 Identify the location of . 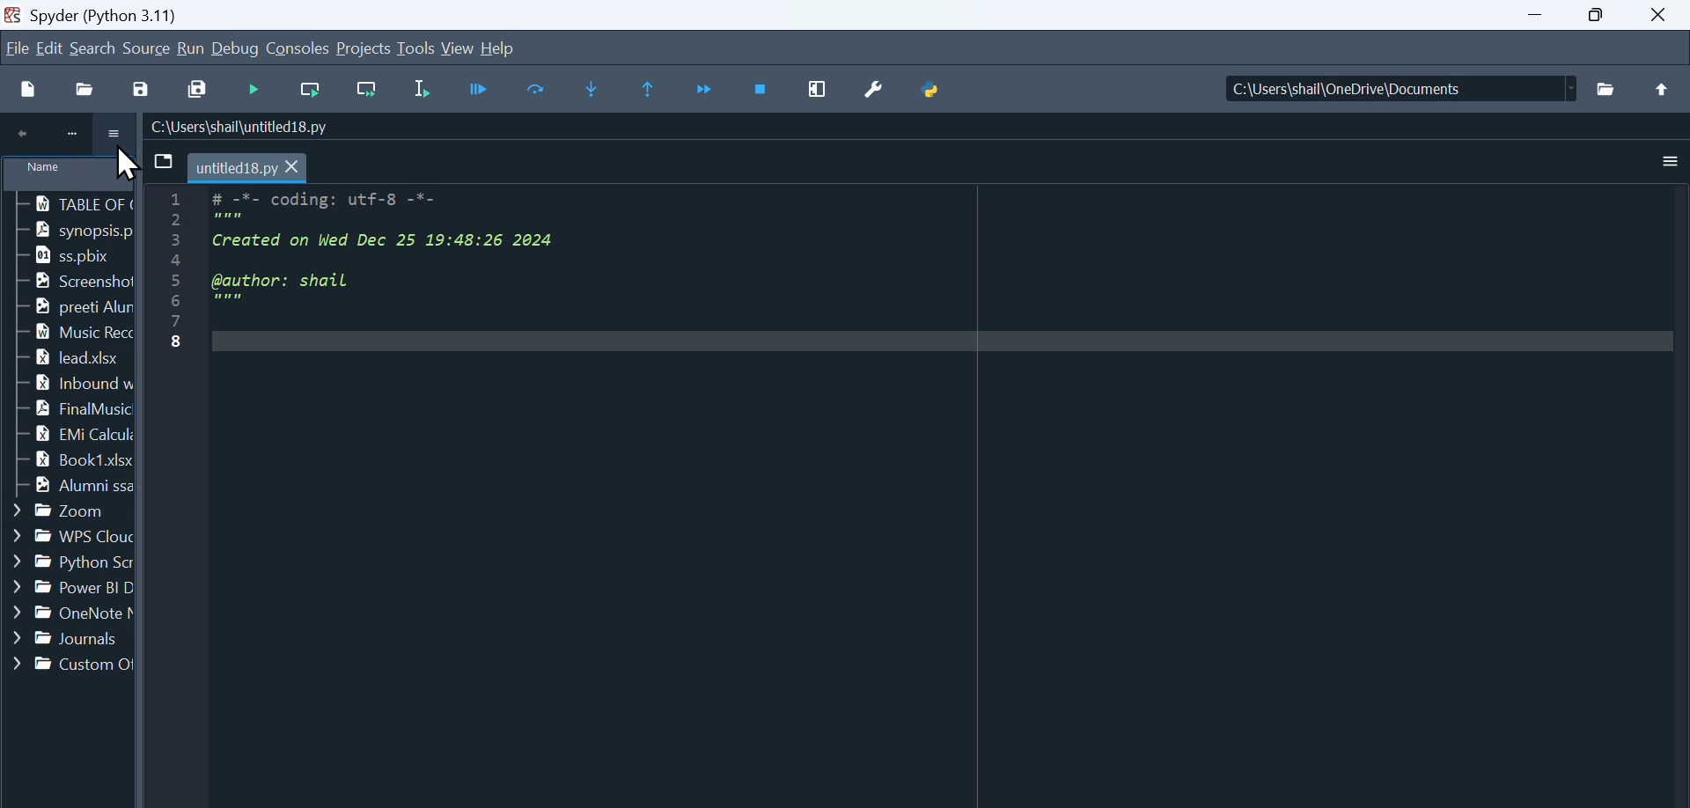
(191, 49).